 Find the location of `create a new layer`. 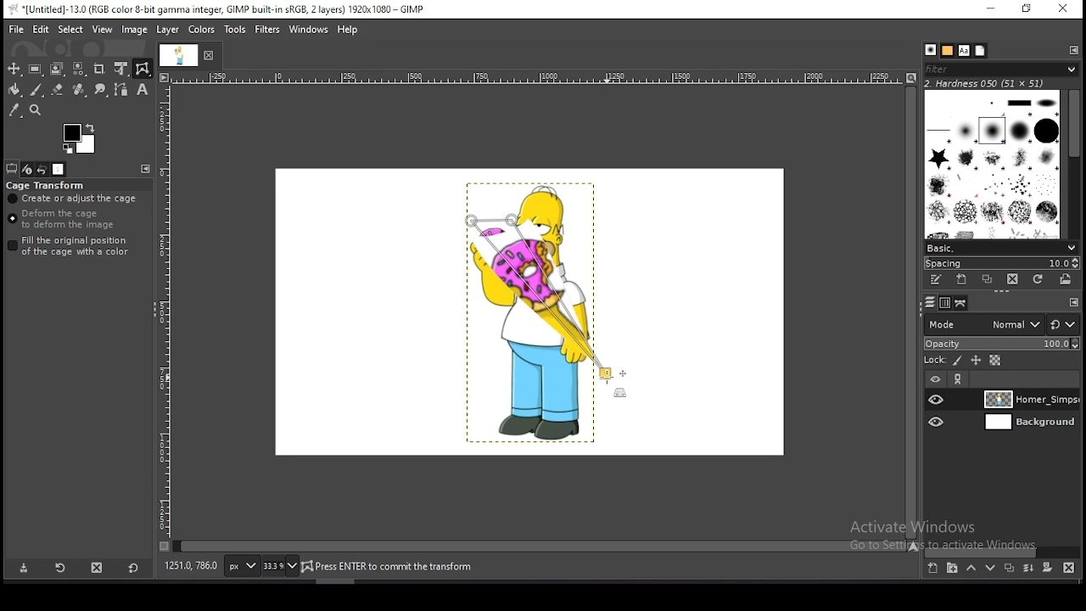

create a new layer is located at coordinates (932, 569).